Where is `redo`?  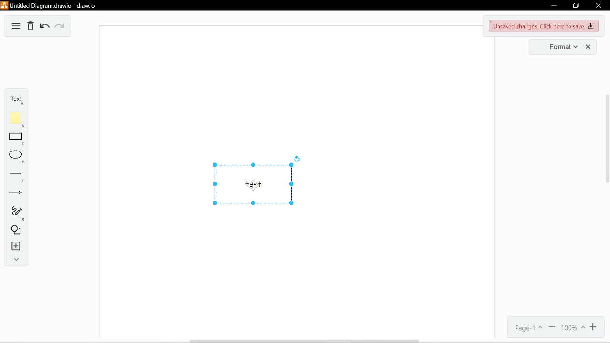 redo is located at coordinates (61, 27).